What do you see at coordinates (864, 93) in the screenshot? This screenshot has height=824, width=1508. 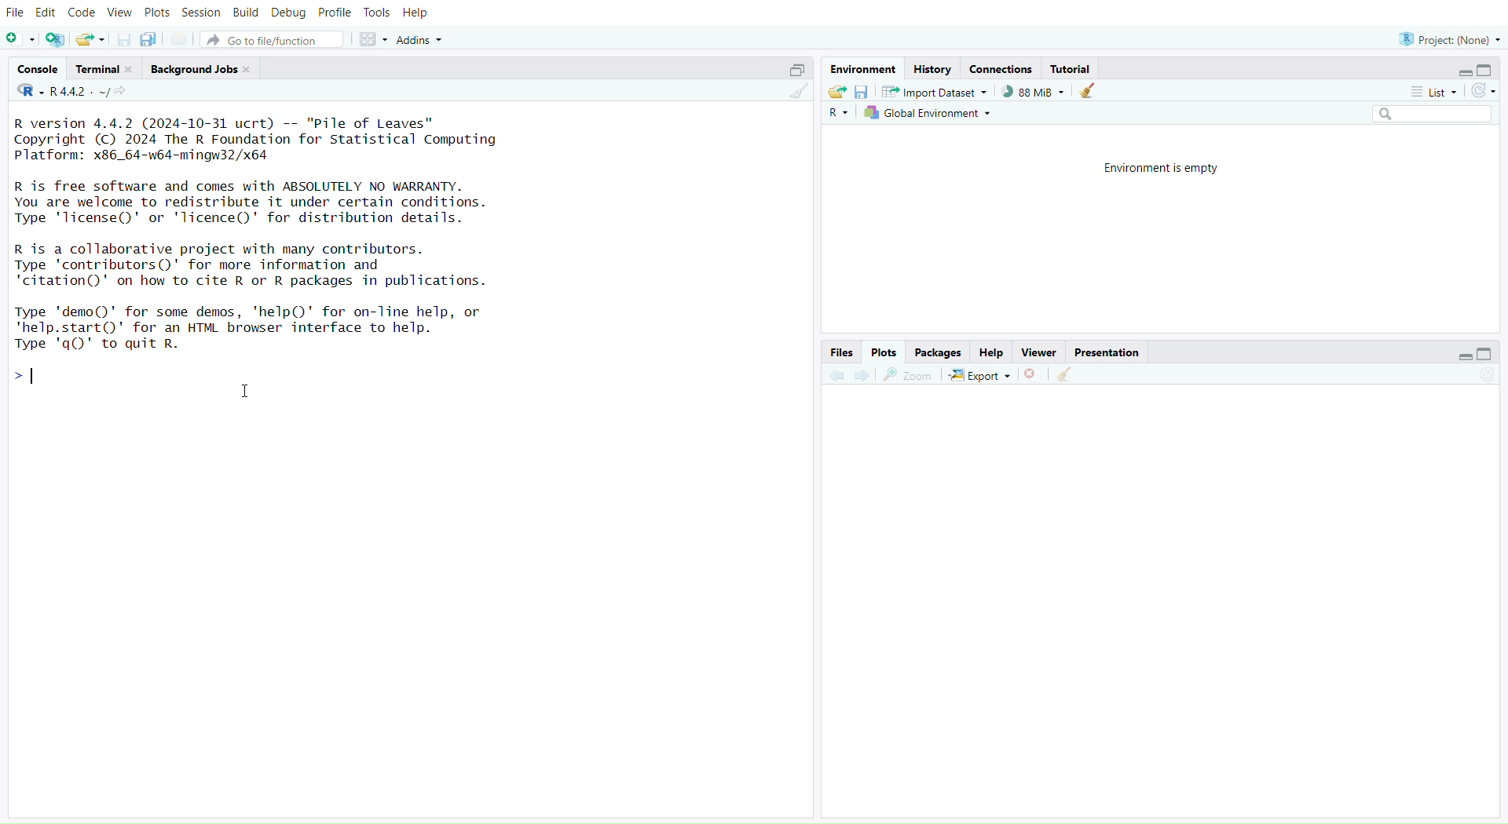 I see `save workspace` at bounding box center [864, 93].